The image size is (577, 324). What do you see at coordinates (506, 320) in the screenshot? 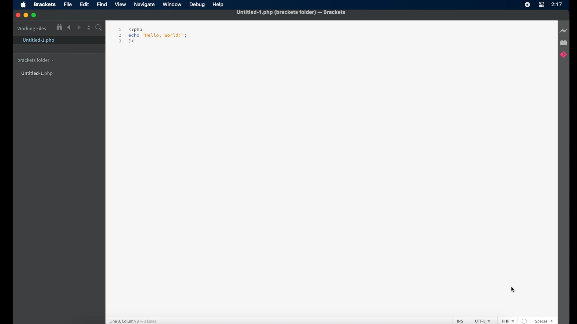
I see `HTML` at bounding box center [506, 320].